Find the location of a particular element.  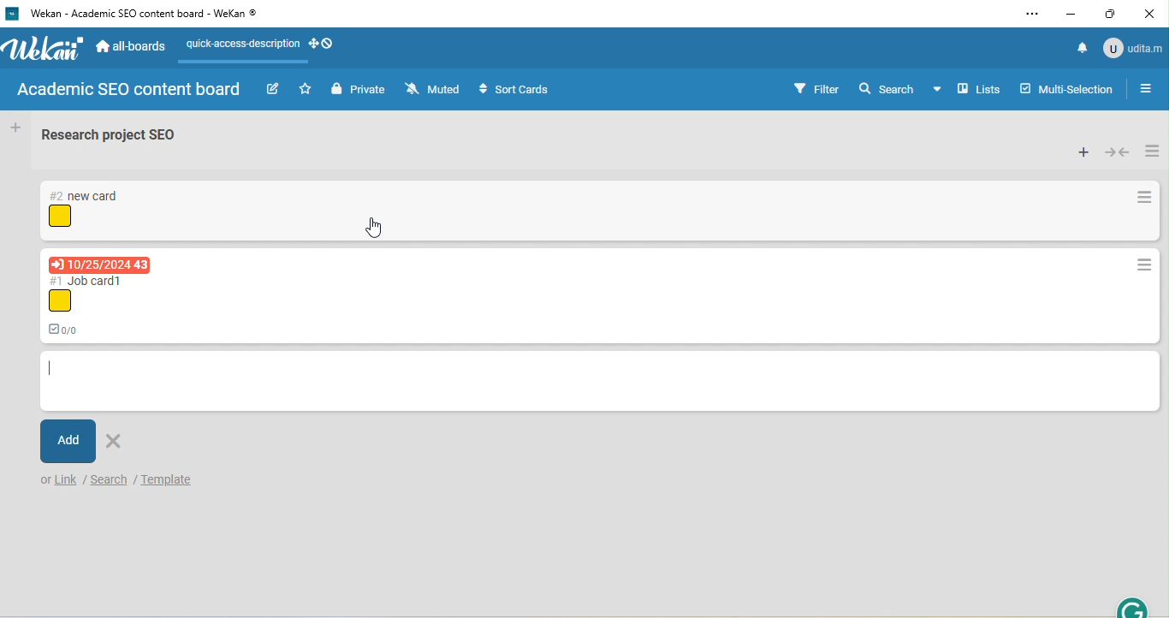

add is located at coordinates (67, 441).